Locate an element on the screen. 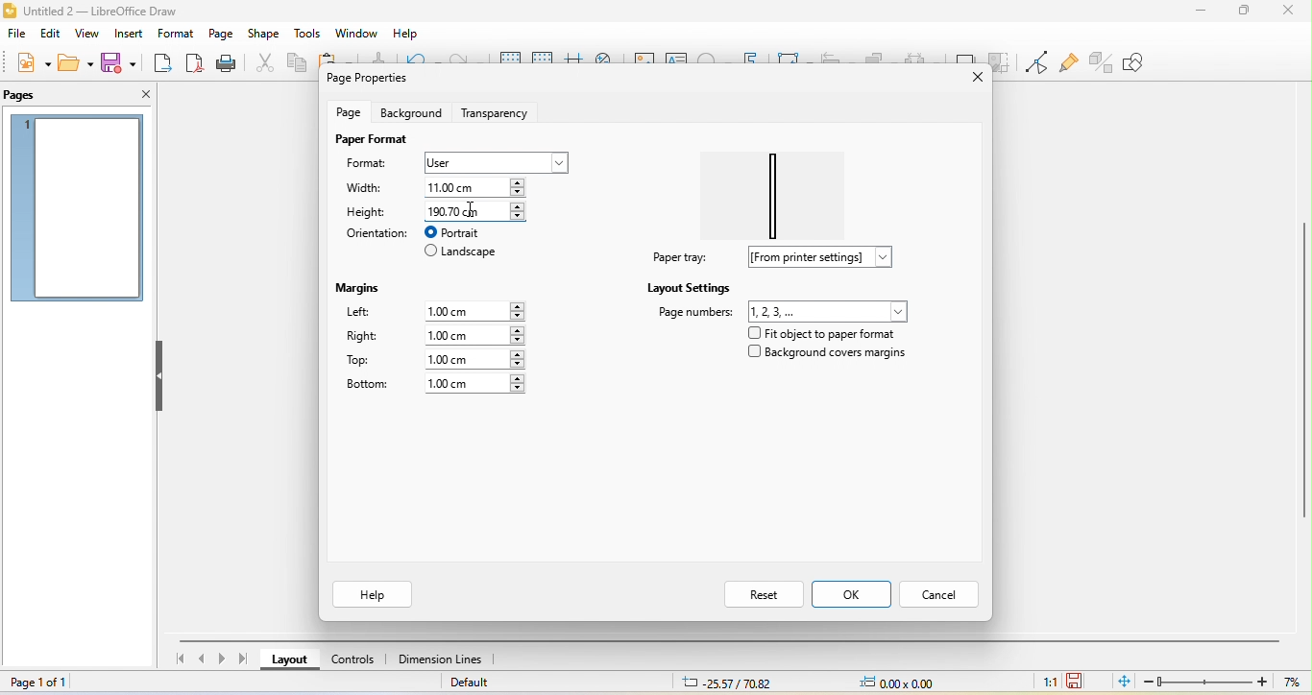 The width and height of the screenshot is (1312, 695). default is located at coordinates (481, 684).